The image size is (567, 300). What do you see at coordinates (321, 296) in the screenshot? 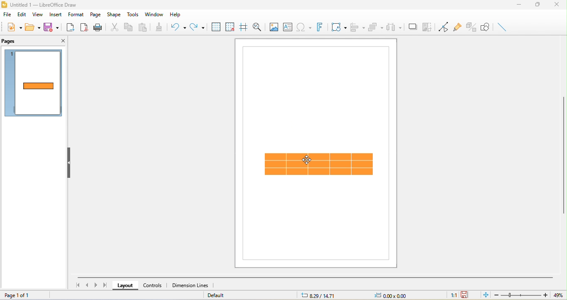
I see `8.29/14.71` at bounding box center [321, 296].